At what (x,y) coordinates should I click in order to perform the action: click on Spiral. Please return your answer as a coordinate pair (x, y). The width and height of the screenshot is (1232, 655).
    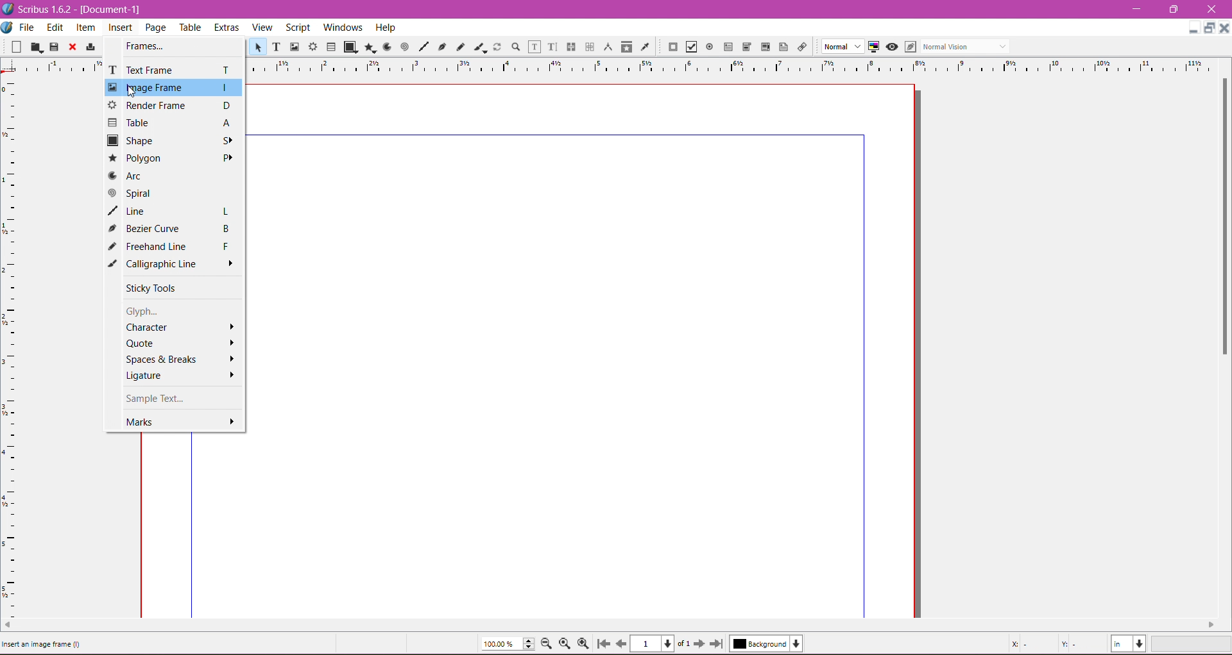
    Looking at the image, I should click on (404, 47).